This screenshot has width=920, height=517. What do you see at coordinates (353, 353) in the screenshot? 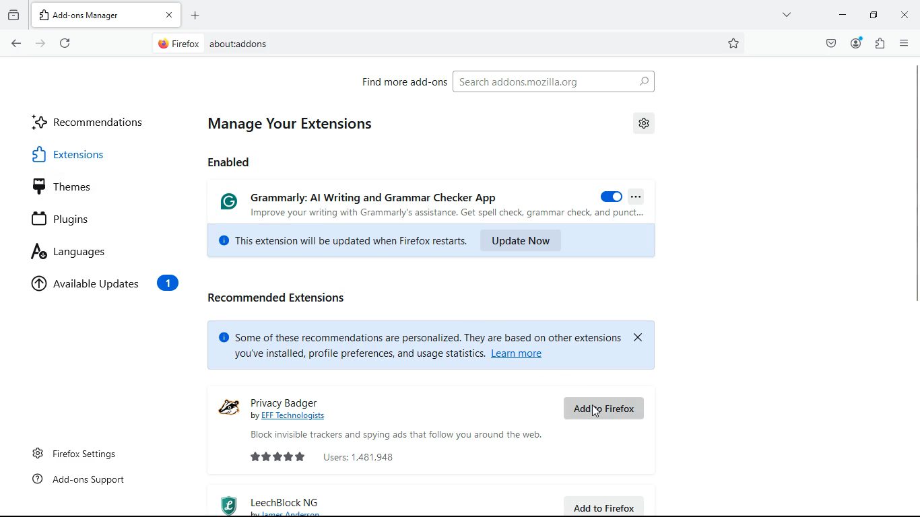
I see `you've installed, profile preferences, and usage statistics. |` at bounding box center [353, 353].